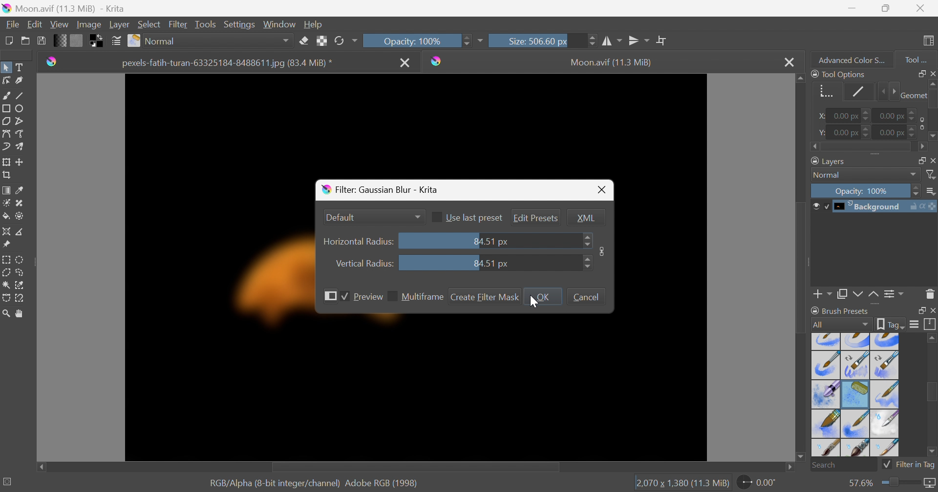  What do you see at coordinates (892, 91) in the screenshot?
I see `Next` at bounding box center [892, 91].